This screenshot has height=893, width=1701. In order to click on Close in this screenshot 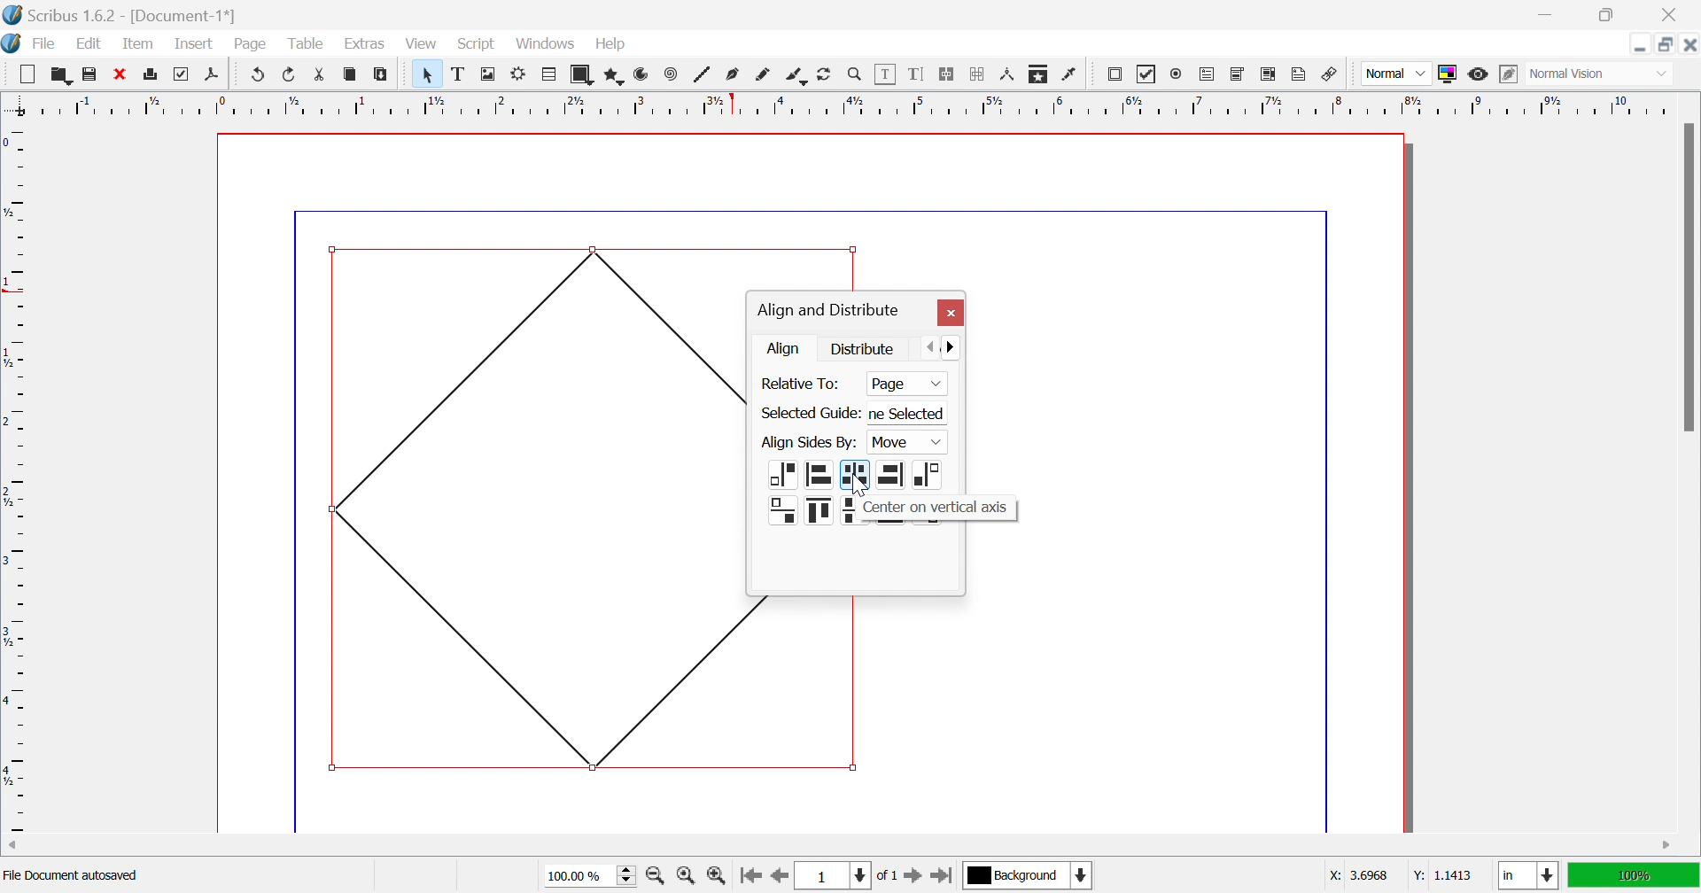, I will do `click(1689, 44)`.